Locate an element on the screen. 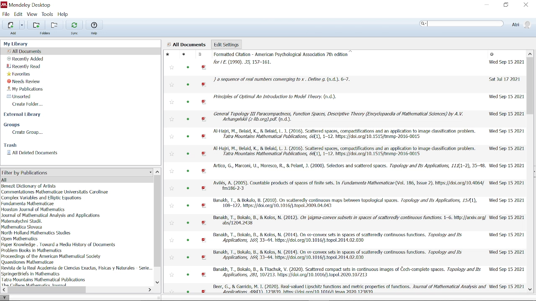  Date time is located at coordinates (505, 62).